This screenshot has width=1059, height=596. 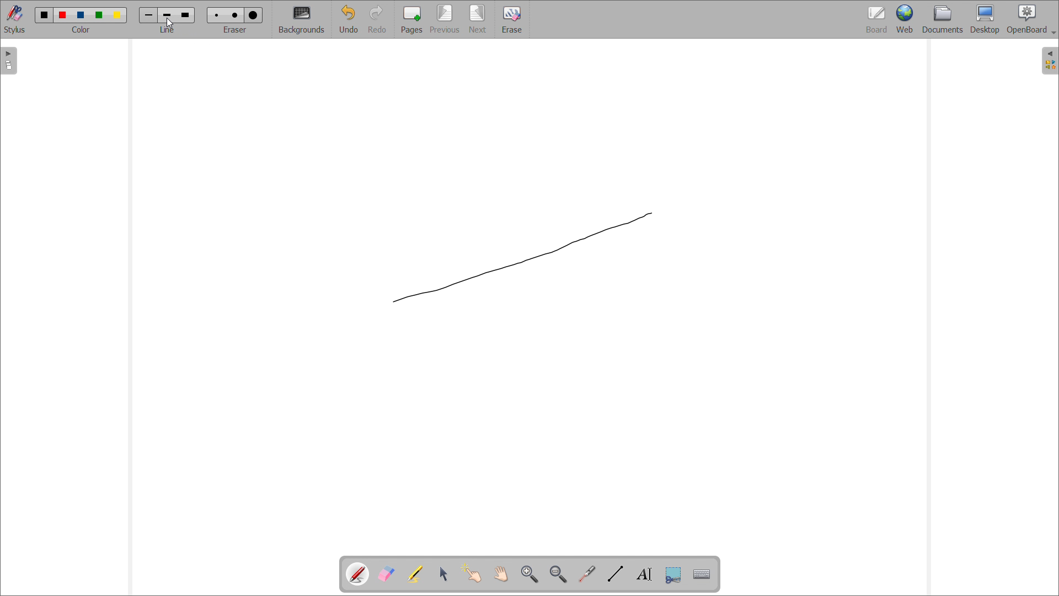 I want to click on draw lines, so click(x=616, y=574).